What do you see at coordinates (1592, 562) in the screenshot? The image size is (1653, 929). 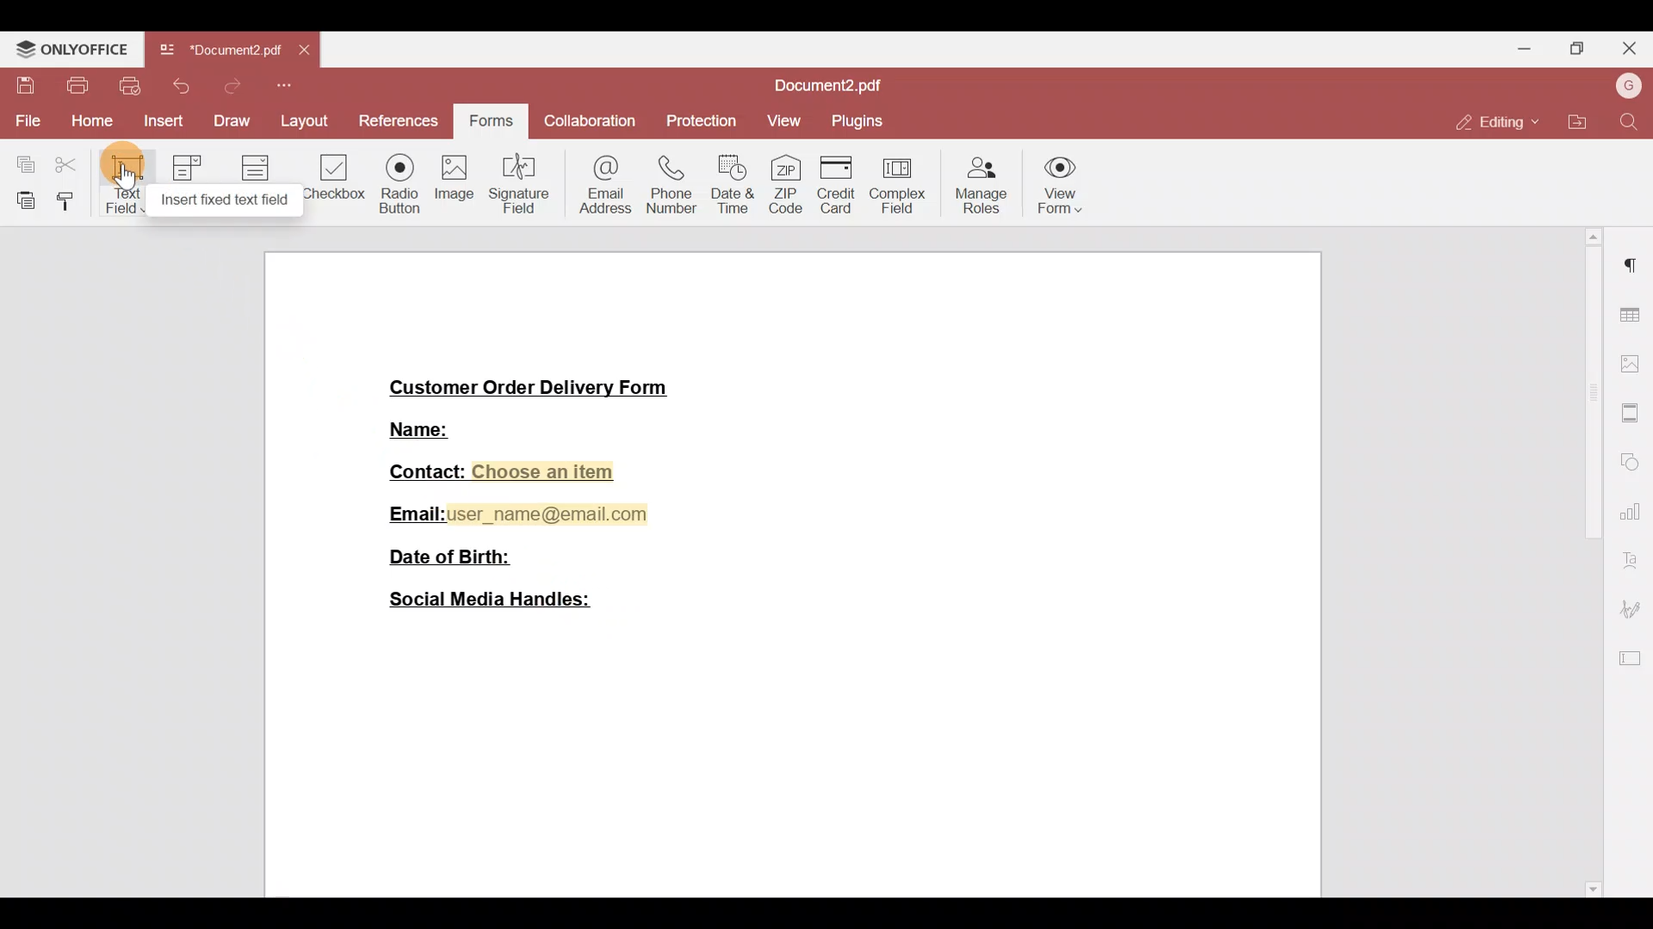 I see `Scroll bar` at bounding box center [1592, 562].